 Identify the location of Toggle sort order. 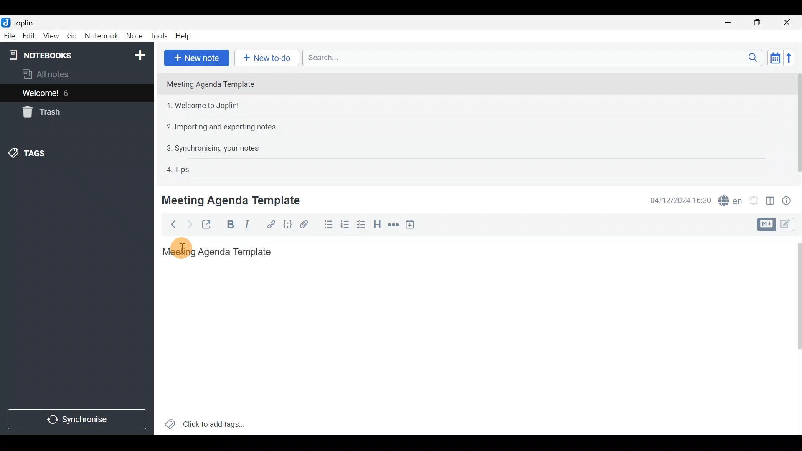
(774, 57).